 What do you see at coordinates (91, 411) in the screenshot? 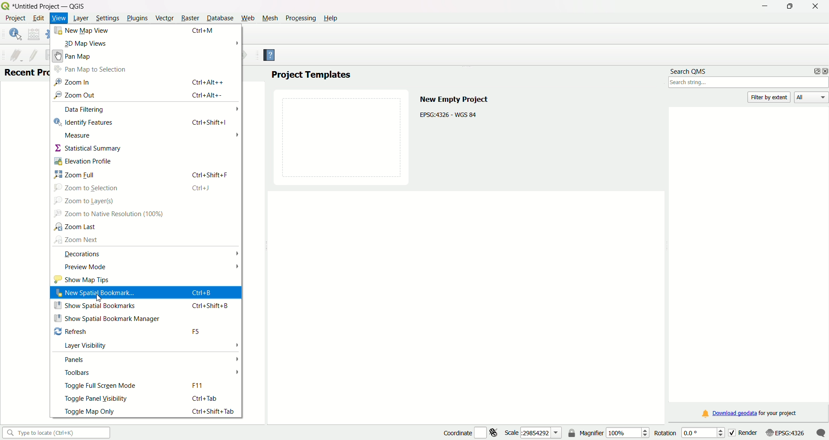
I see `Toggle map only` at bounding box center [91, 411].